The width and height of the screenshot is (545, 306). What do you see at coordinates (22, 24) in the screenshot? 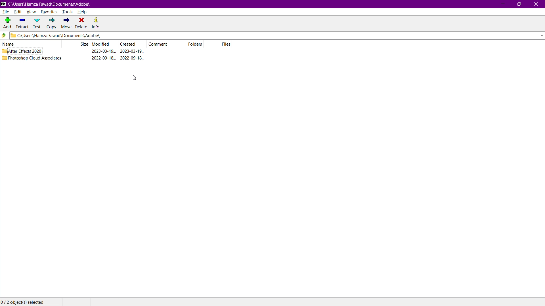
I see `Extract` at bounding box center [22, 24].